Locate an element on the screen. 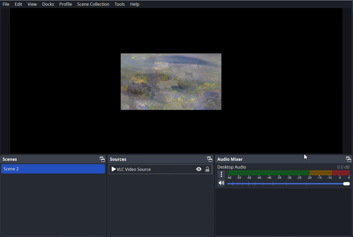 This screenshot has height=237, width=353. Volume Adjuster is located at coordinates (289, 184).